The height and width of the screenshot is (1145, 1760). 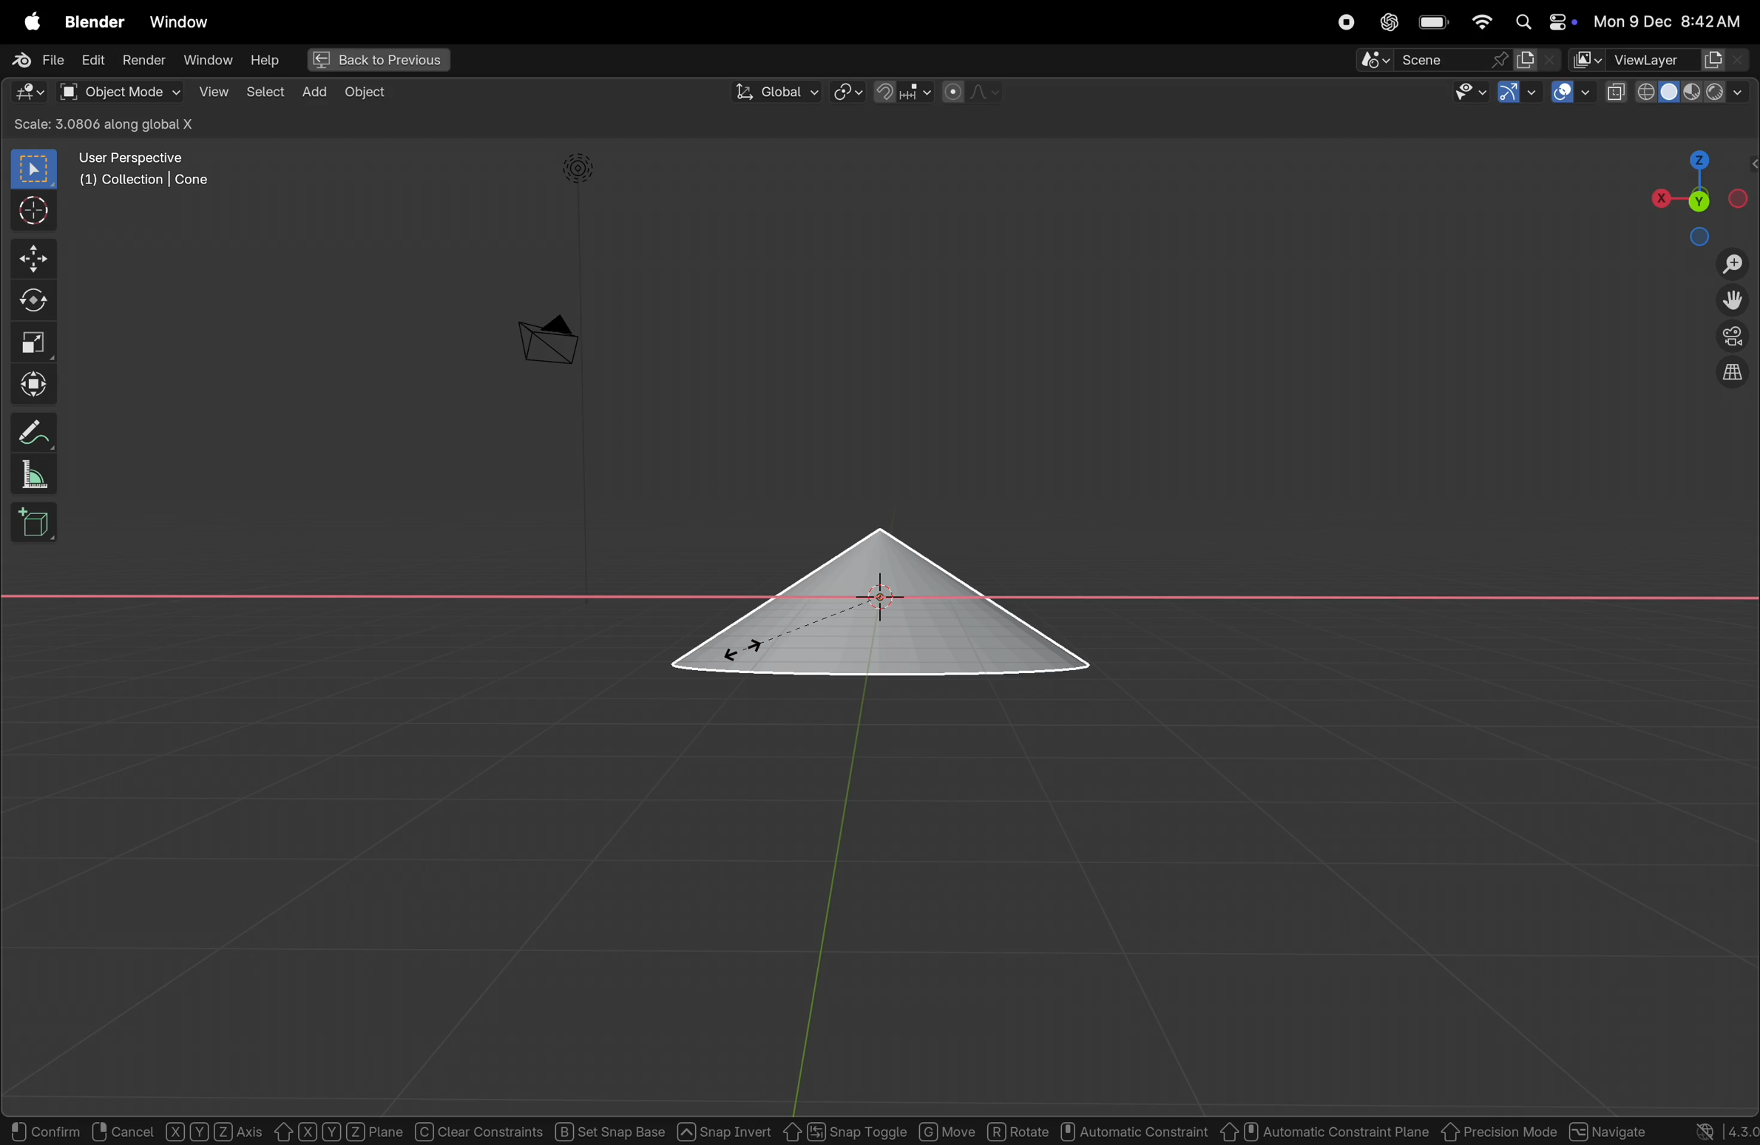 What do you see at coordinates (33, 341) in the screenshot?
I see `scale` at bounding box center [33, 341].